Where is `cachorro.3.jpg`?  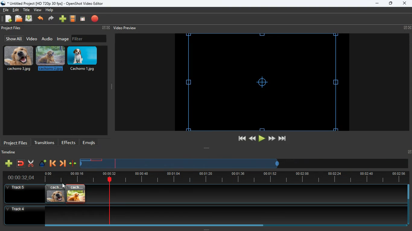 cachorro.3.jpg is located at coordinates (19, 59).